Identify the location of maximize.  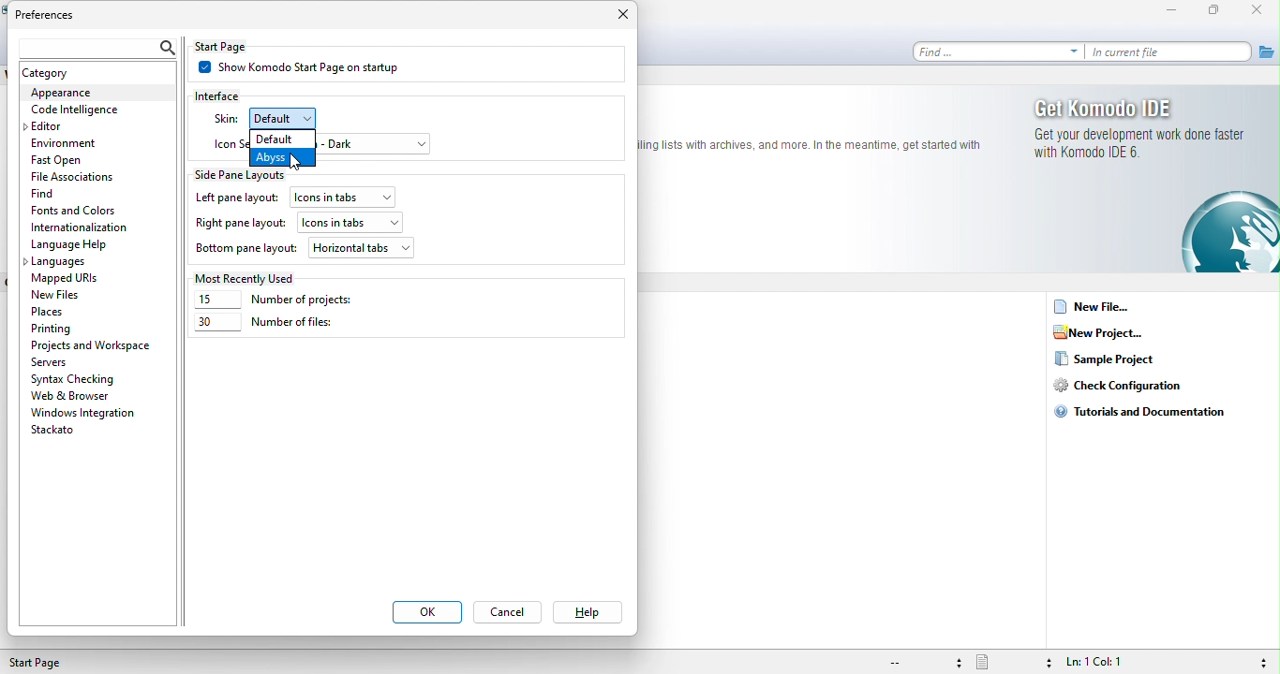
(1218, 11).